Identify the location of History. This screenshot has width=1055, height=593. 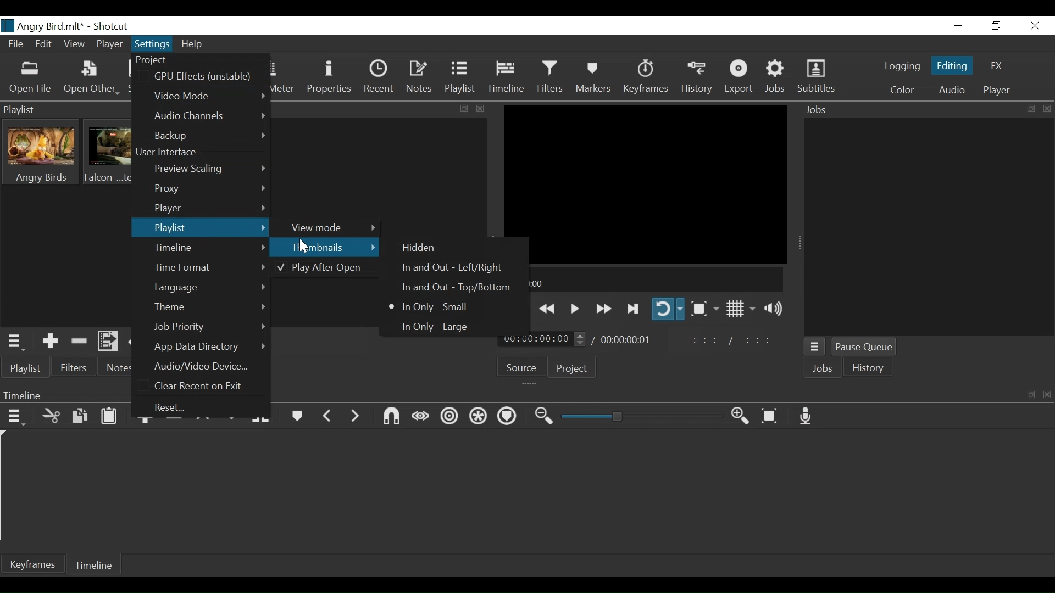
(869, 367).